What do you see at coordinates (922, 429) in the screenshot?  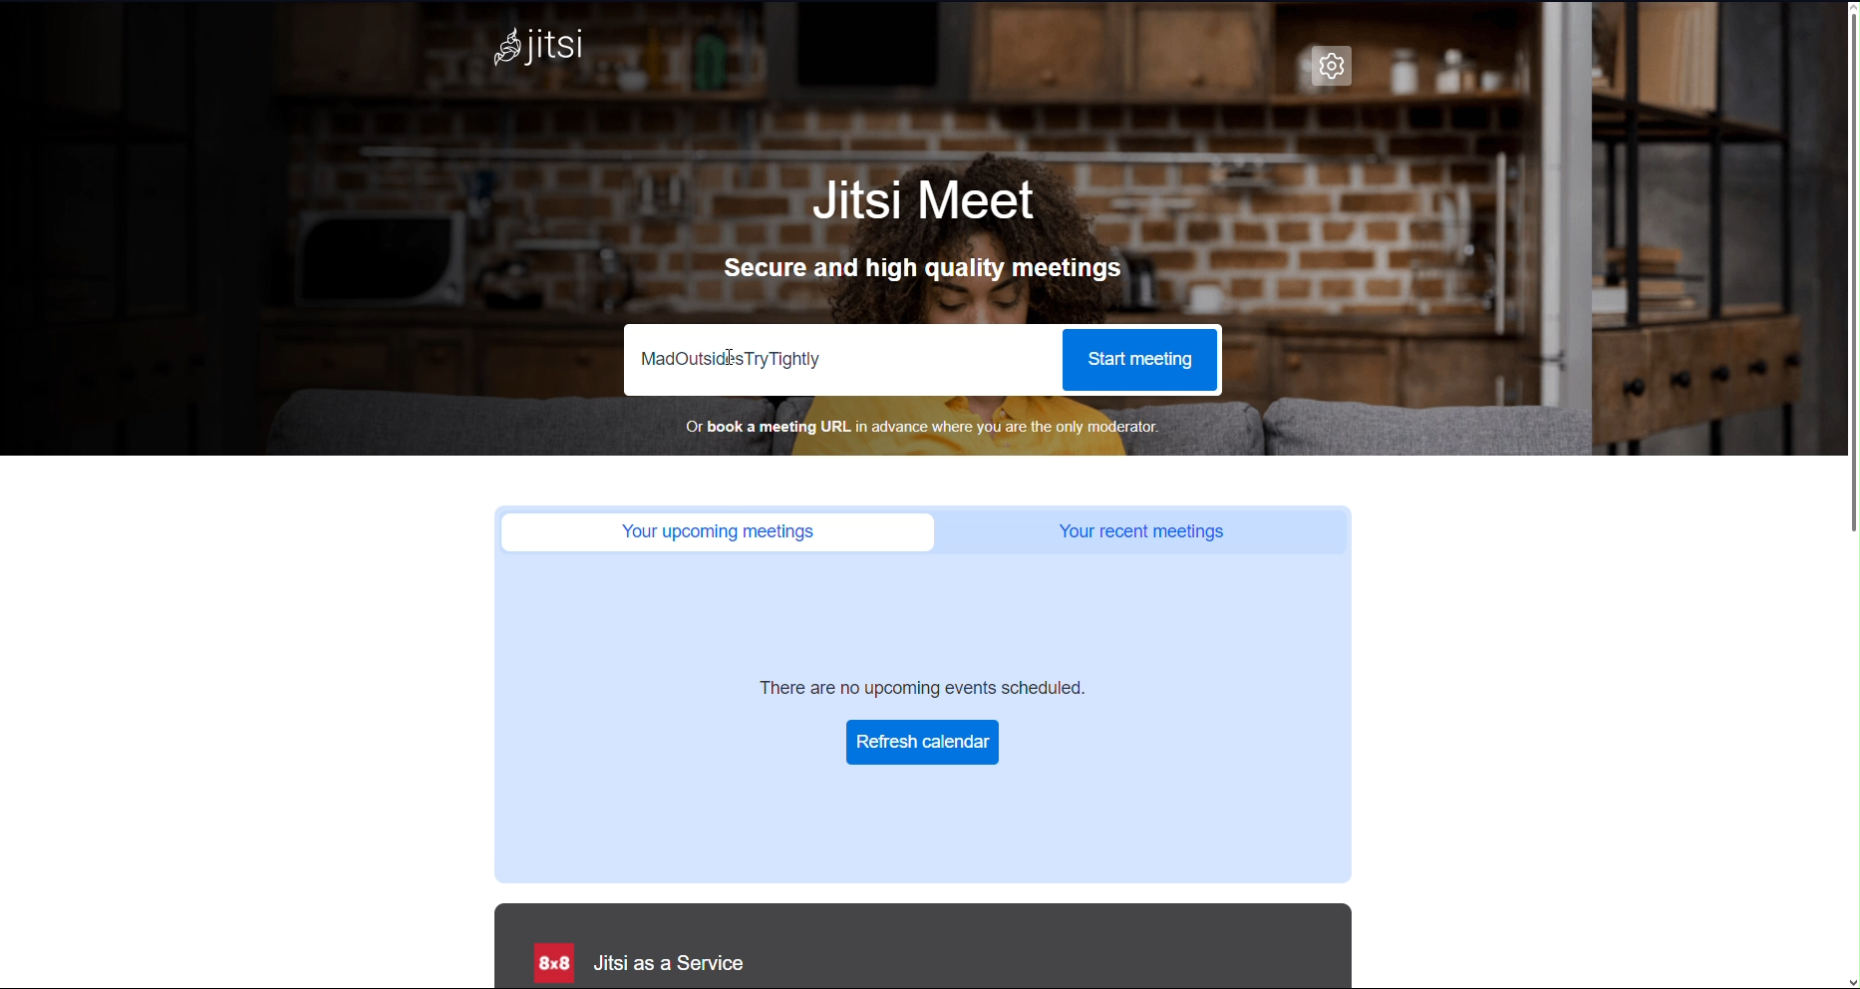 I see `Book a meeting URL in advance where you are the only moderator` at bounding box center [922, 429].